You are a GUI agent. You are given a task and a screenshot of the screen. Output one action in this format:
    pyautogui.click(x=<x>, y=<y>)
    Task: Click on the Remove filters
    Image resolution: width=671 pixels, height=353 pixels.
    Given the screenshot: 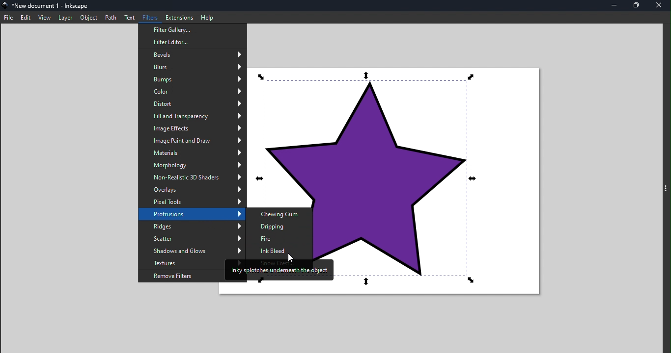 What is the action you would take?
    pyautogui.click(x=179, y=277)
    